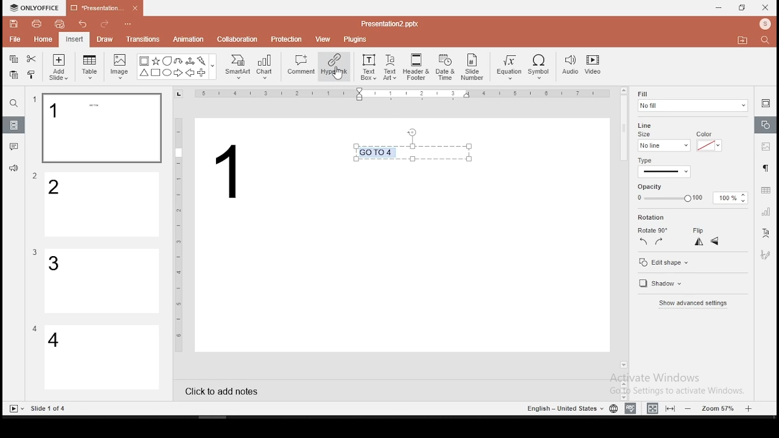 This screenshot has height=438, width=779. I want to click on table, so click(90, 67).